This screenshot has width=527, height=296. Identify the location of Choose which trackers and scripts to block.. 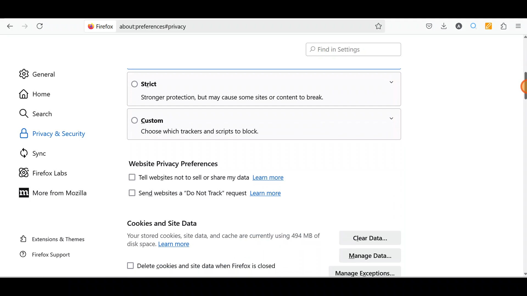
(196, 132).